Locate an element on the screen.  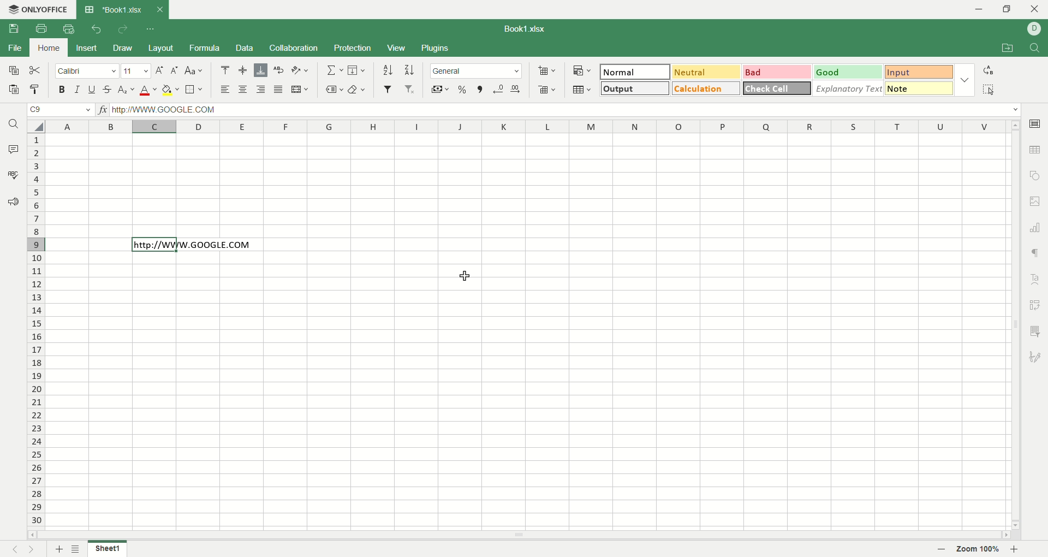
slicer settings is located at coordinates (1035, 329).